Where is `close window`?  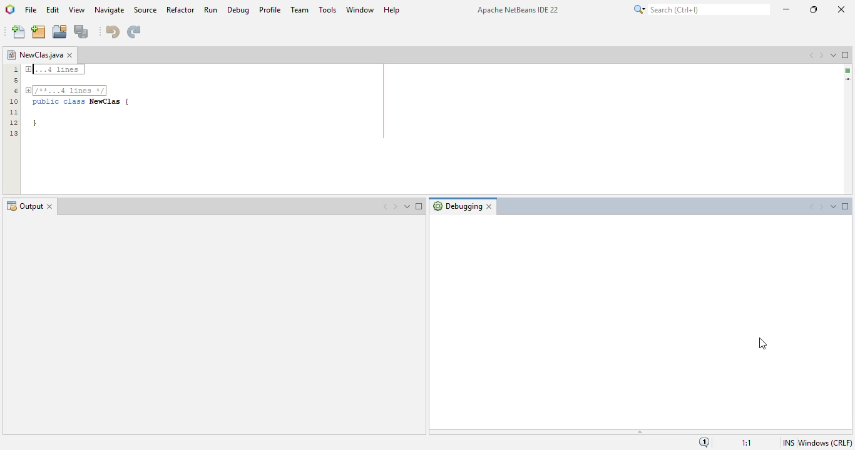 close window is located at coordinates (72, 55).